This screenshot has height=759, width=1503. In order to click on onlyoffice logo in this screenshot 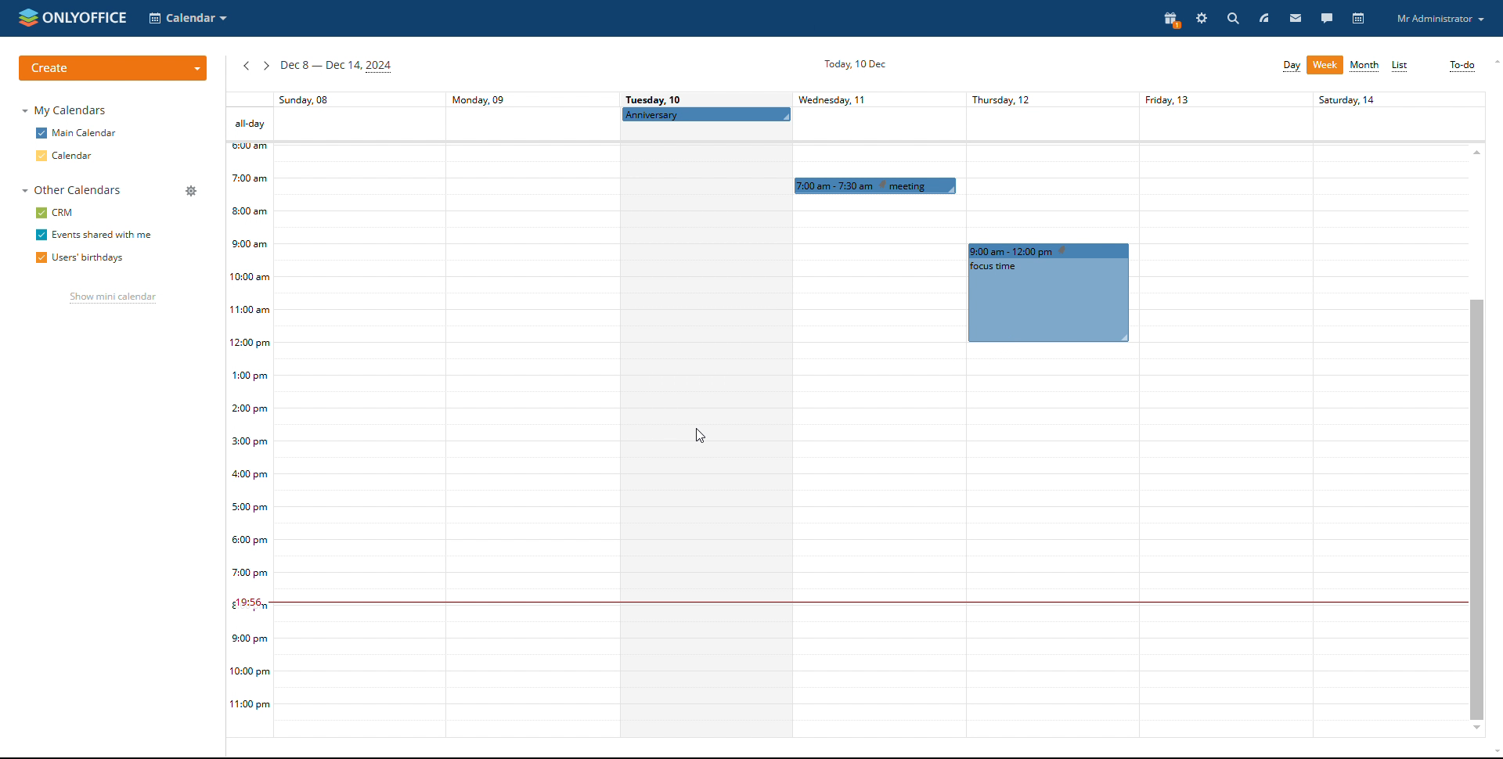, I will do `click(27, 18)`.